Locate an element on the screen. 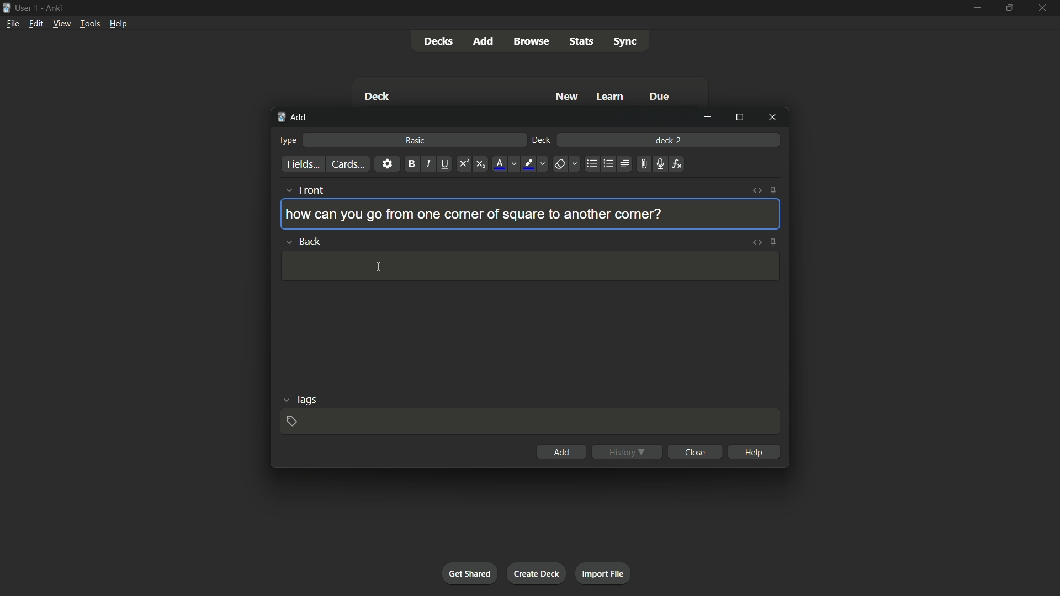  import file is located at coordinates (604, 574).